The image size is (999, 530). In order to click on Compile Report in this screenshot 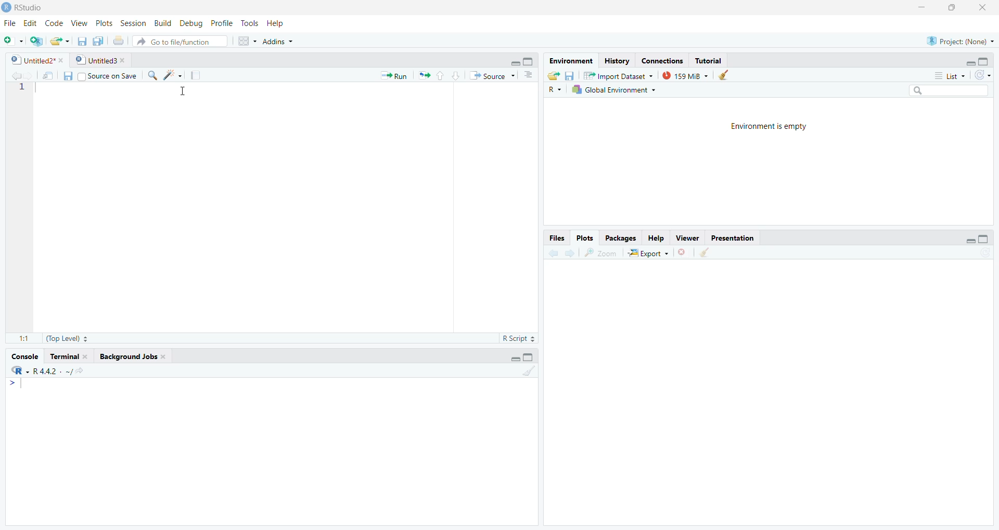, I will do `click(196, 76)`.